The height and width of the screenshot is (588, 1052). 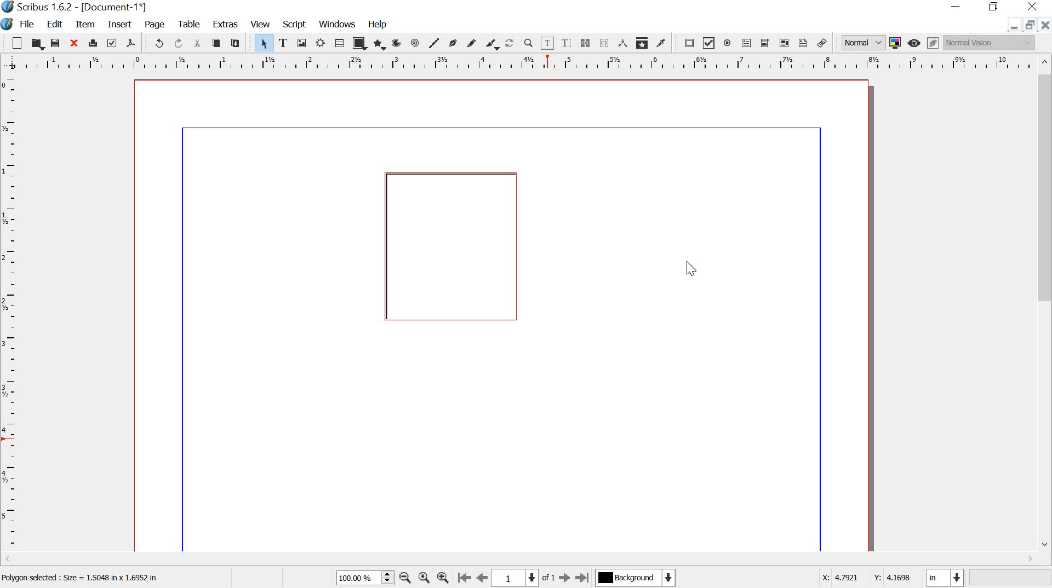 What do you see at coordinates (747, 43) in the screenshot?
I see `pdf text field` at bounding box center [747, 43].